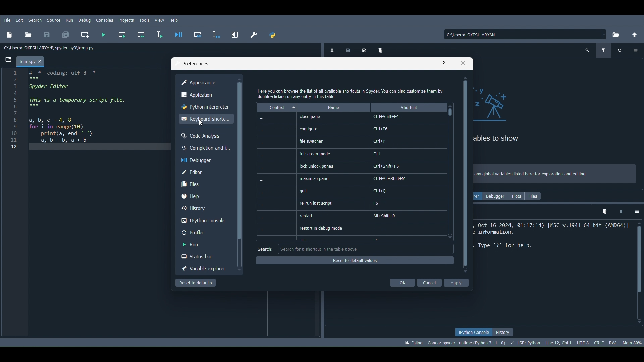 The height and width of the screenshot is (362, 644). Describe the element at coordinates (85, 21) in the screenshot. I see `Debug` at that location.